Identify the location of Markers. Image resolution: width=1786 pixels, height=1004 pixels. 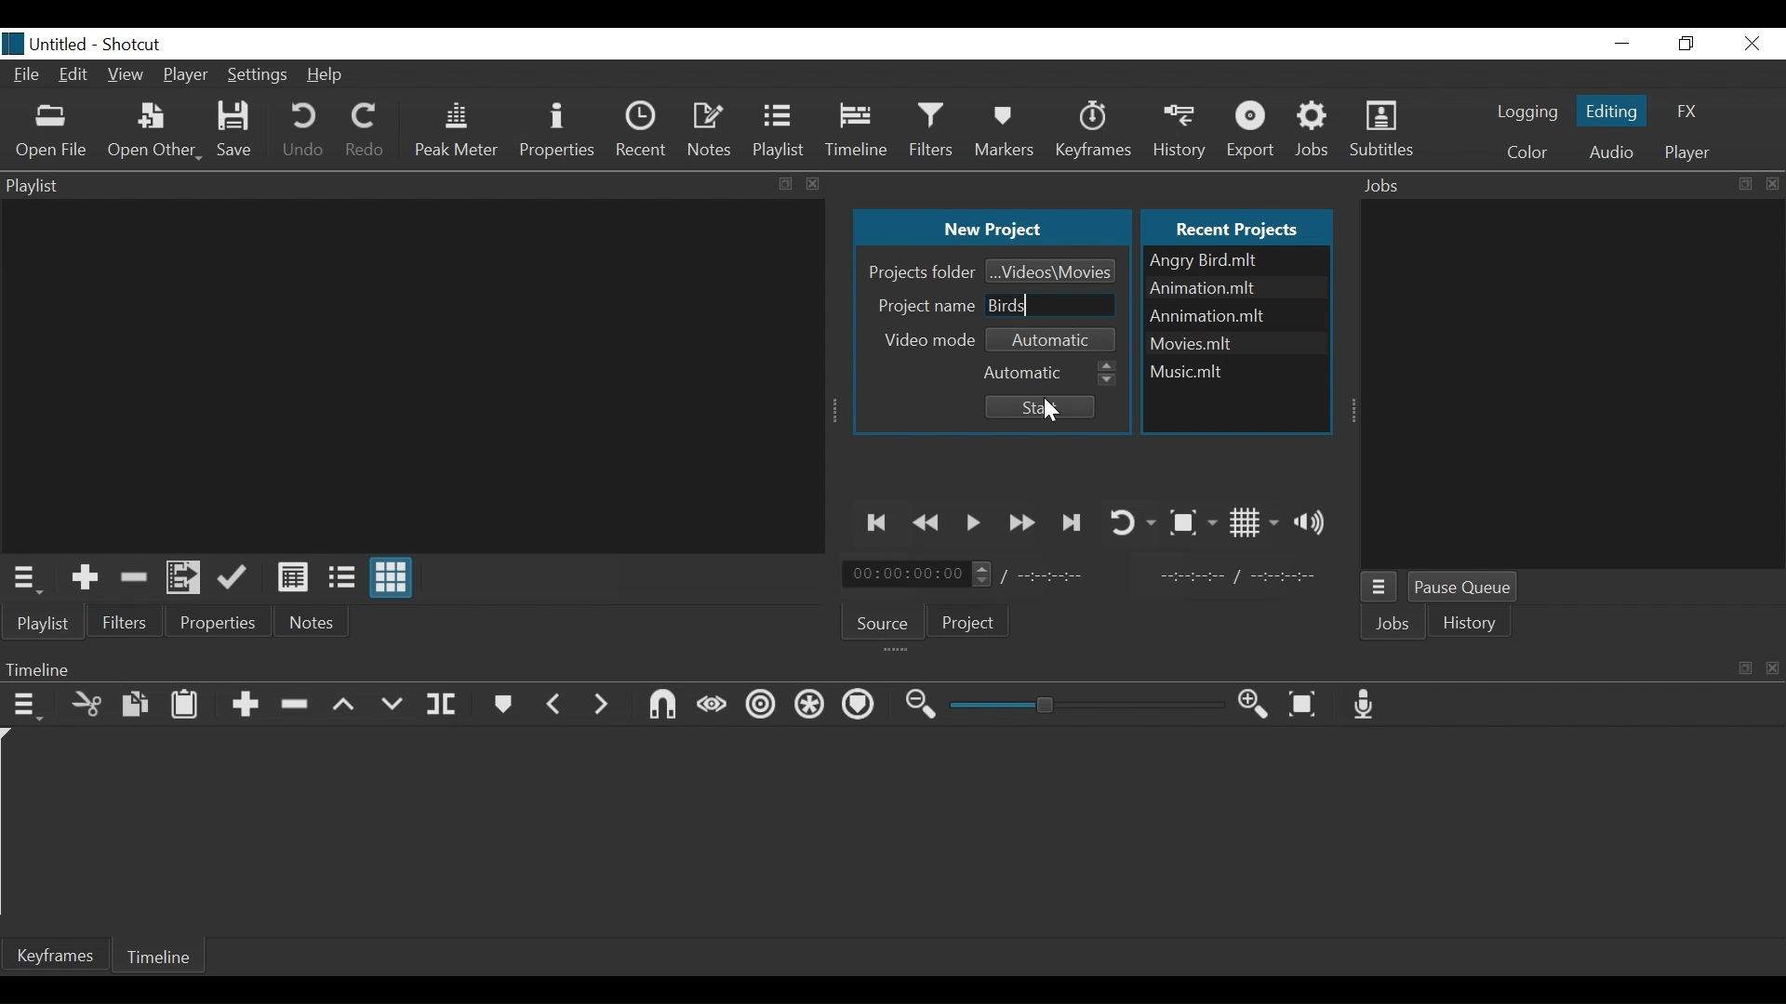
(1006, 130).